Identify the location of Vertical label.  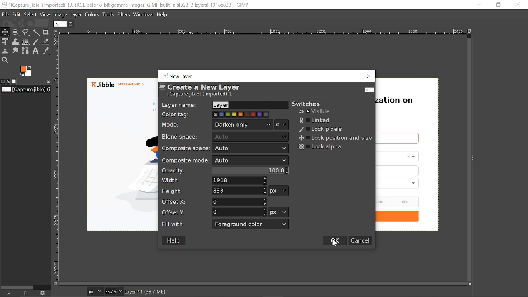
(56, 158).